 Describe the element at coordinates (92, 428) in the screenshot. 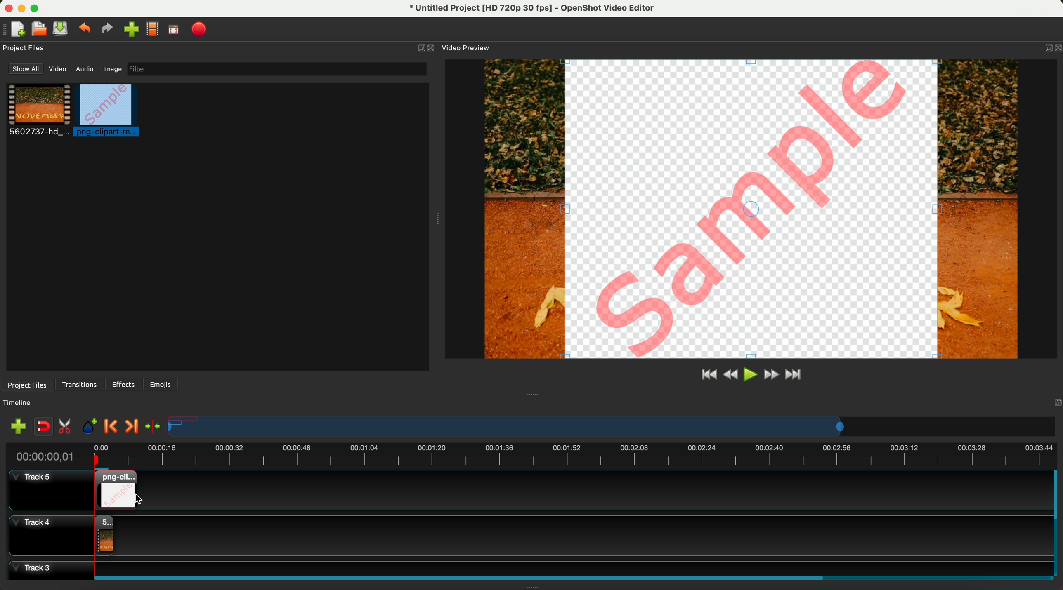

I see `add mark` at that location.